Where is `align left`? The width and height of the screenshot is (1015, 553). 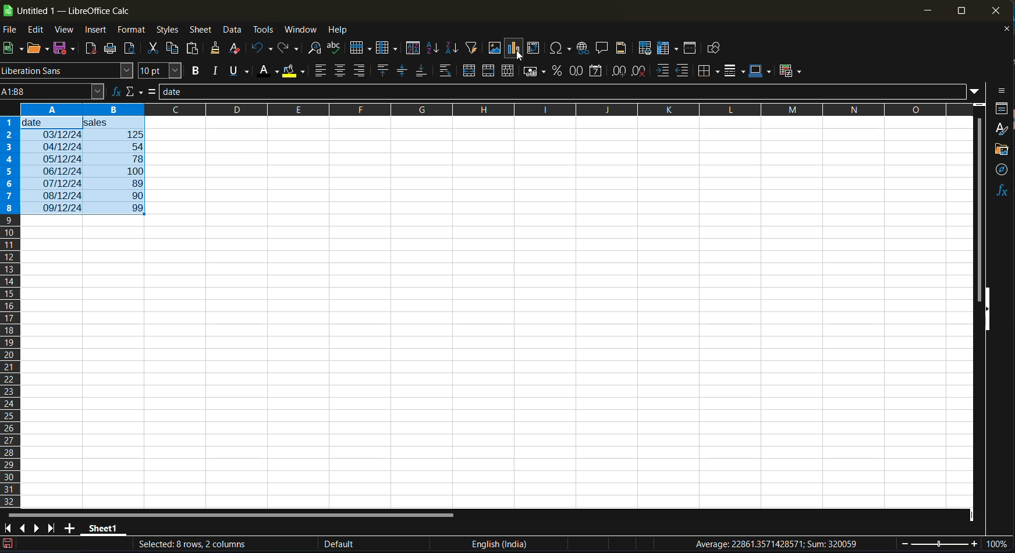
align left is located at coordinates (322, 70).